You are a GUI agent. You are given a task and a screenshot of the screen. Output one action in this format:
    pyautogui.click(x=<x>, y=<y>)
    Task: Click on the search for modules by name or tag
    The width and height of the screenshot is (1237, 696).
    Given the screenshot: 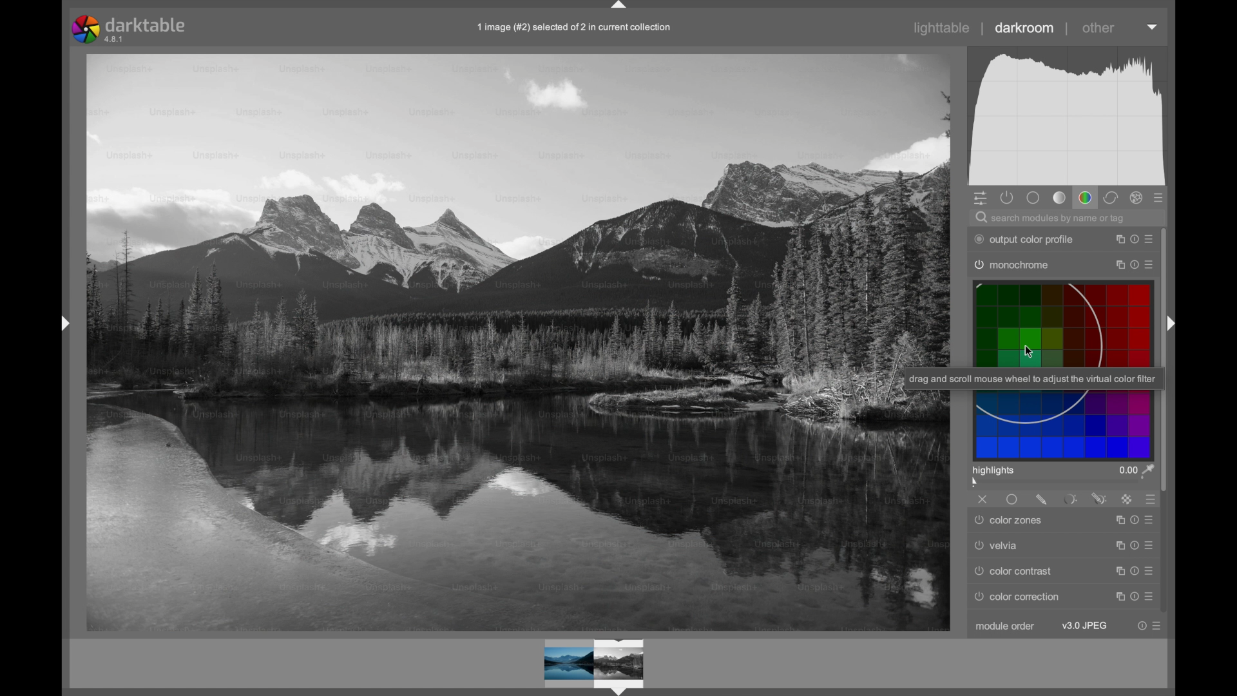 What is the action you would take?
    pyautogui.click(x=1059, y=218)
    